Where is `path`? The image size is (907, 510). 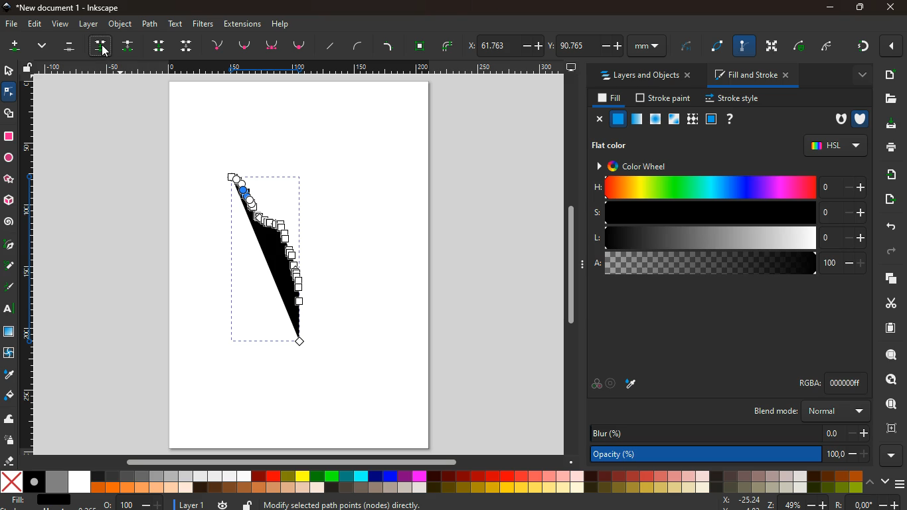 path is located at coordinates (151, 23).